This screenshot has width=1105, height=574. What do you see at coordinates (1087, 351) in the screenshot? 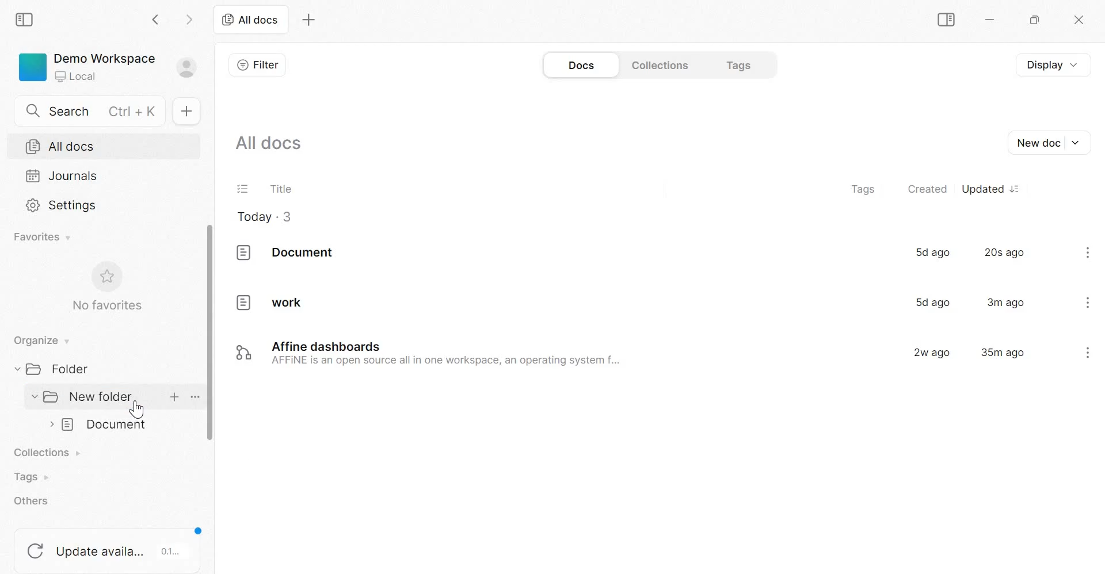
I see `kebab menu` at bounding box center [1087, 351].